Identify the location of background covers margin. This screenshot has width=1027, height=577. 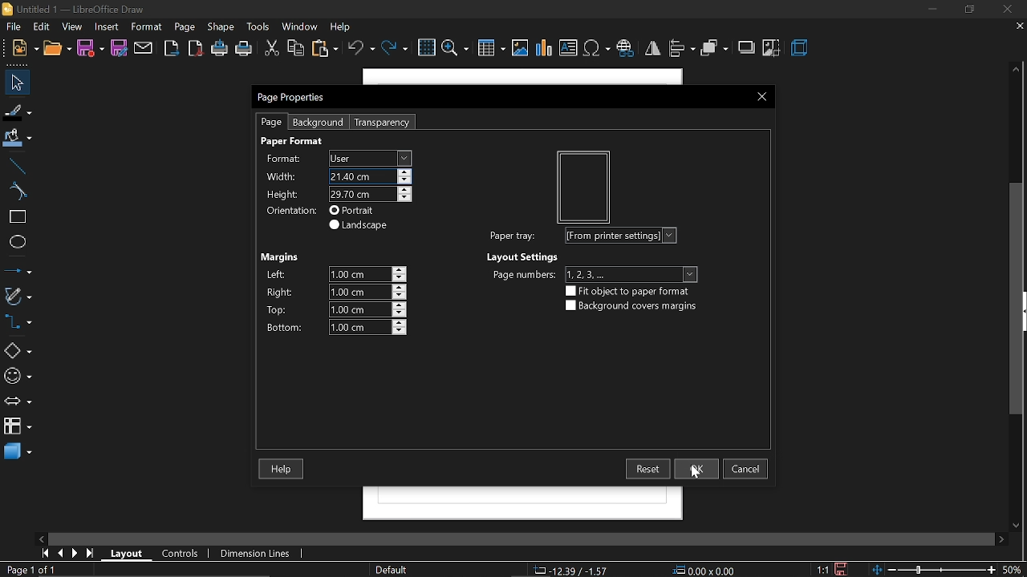
(633, 305).